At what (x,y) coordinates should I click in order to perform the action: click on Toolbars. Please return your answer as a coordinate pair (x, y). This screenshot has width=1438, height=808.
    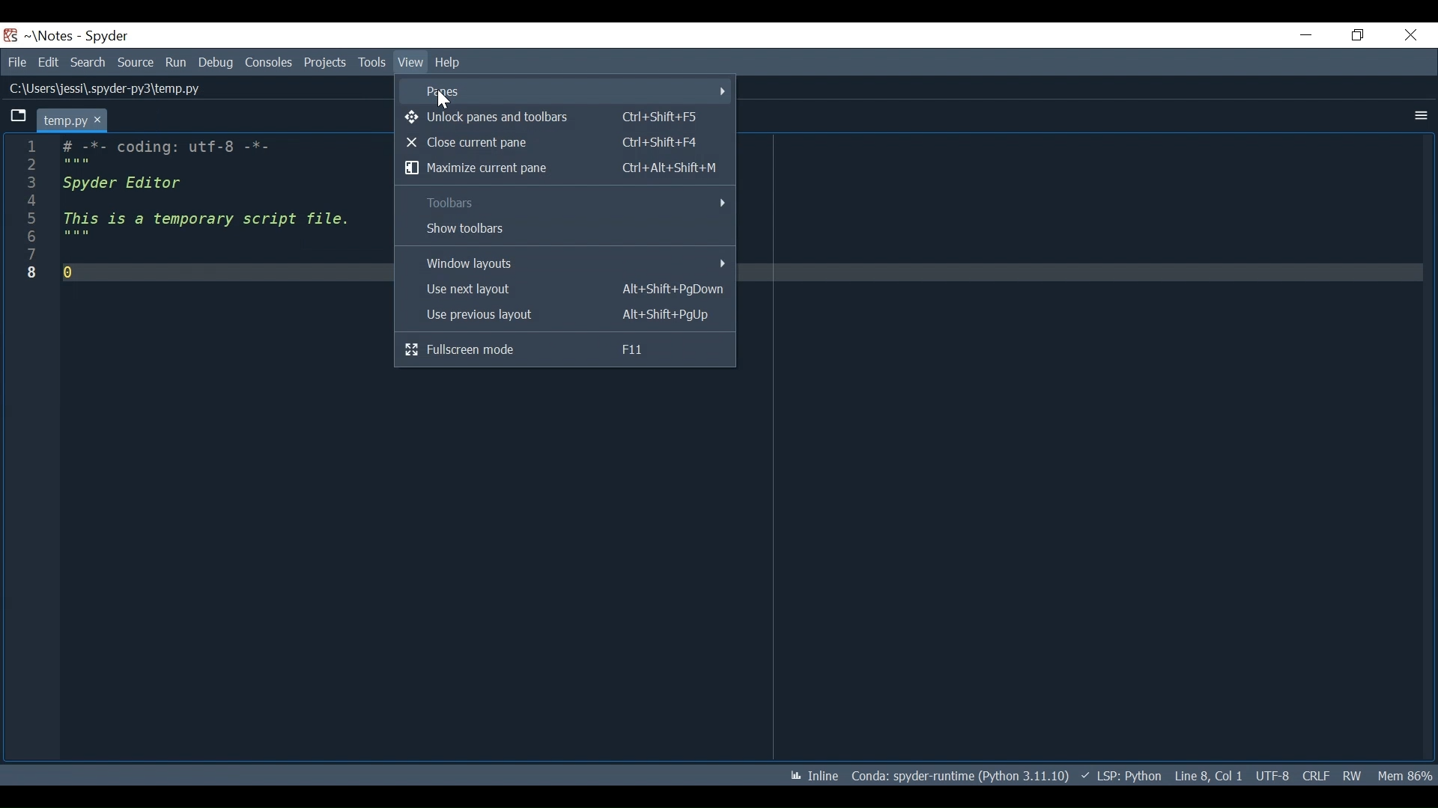
    Looking at the image, I should click on (564, 203).